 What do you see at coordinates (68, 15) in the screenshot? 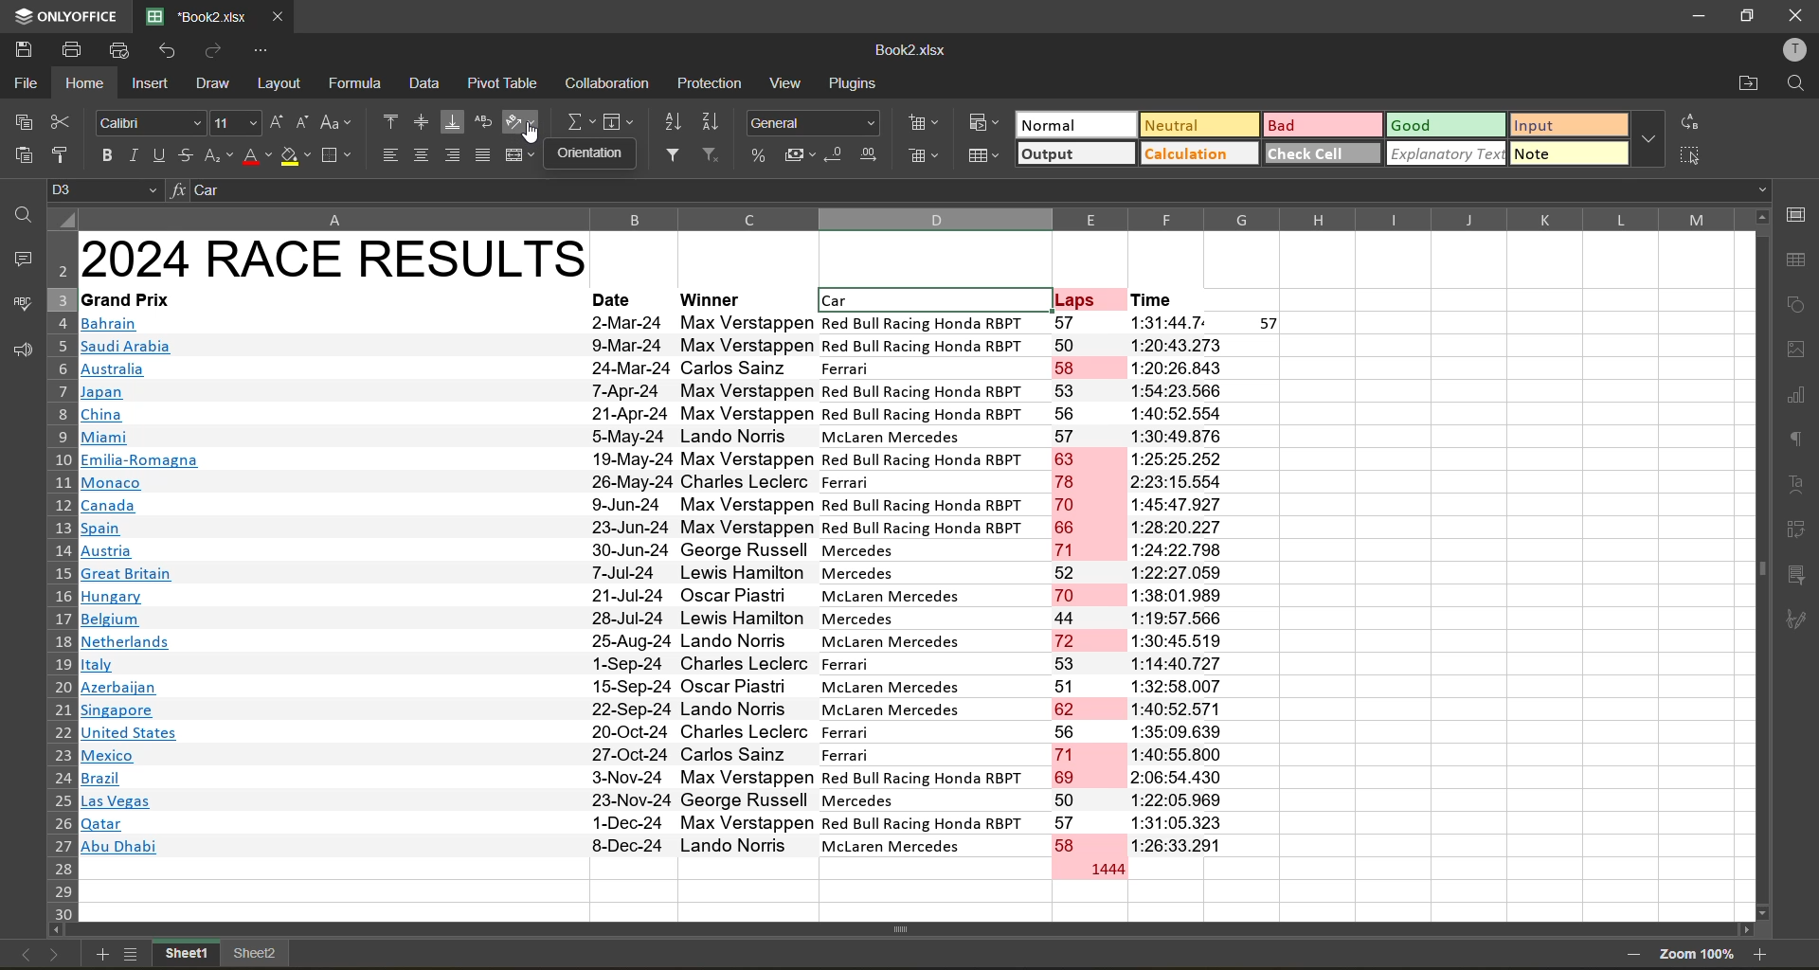
I see `app name` at bounding box center [68, 15].